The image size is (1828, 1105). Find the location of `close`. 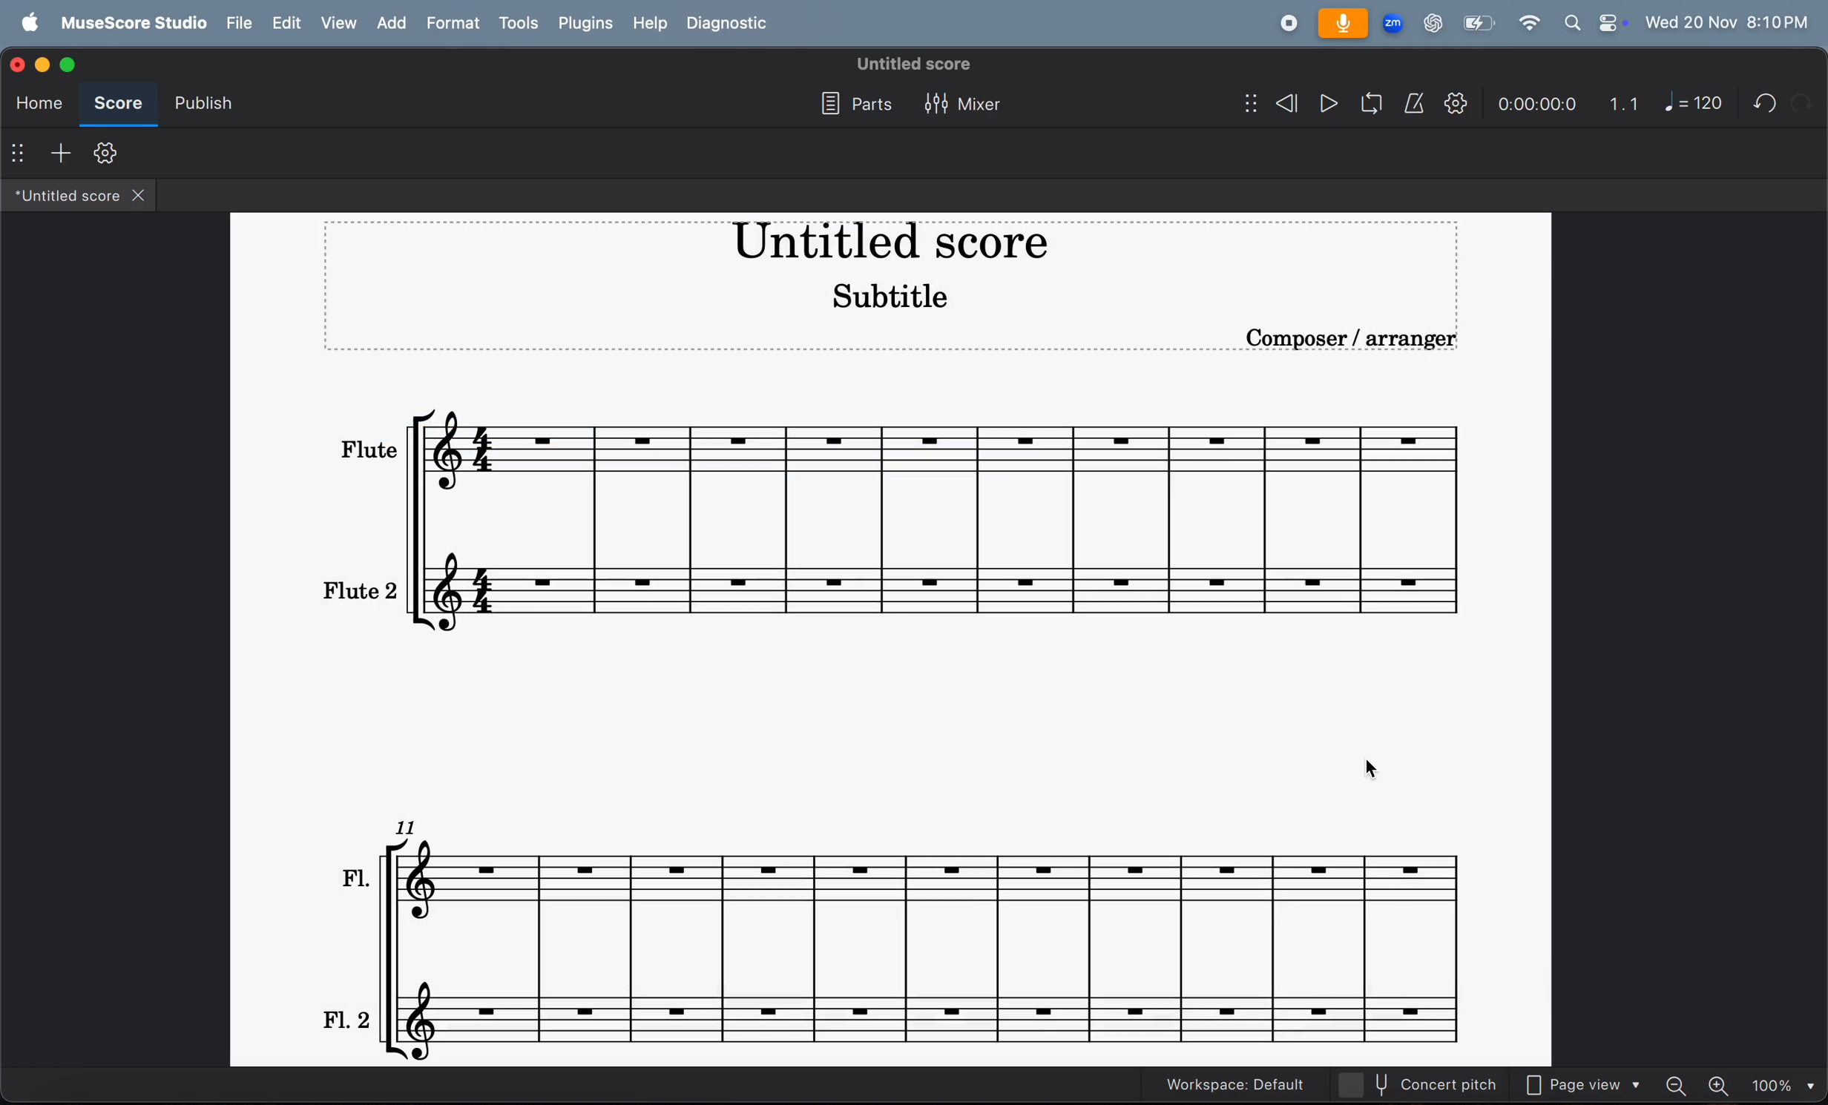

close is located at coordinates (20, 68).